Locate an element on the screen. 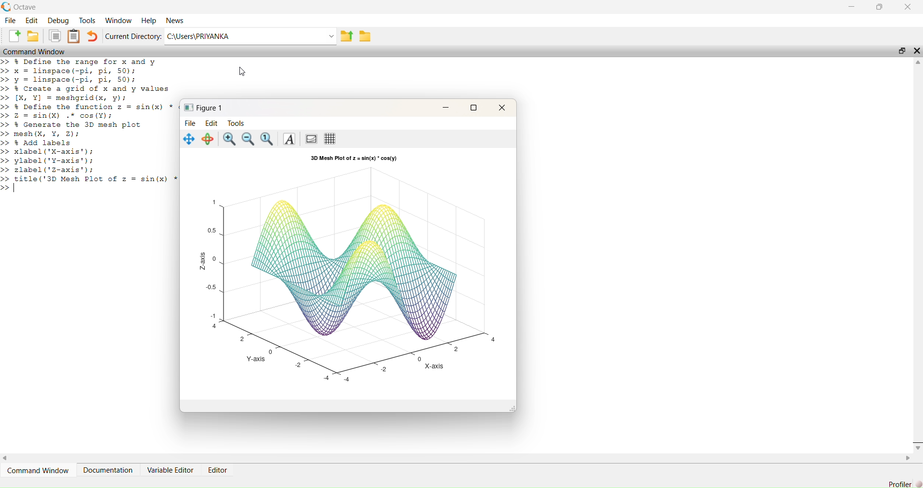 This screenshot has height=488, width=923. New script is located at coordinates (13, 35).